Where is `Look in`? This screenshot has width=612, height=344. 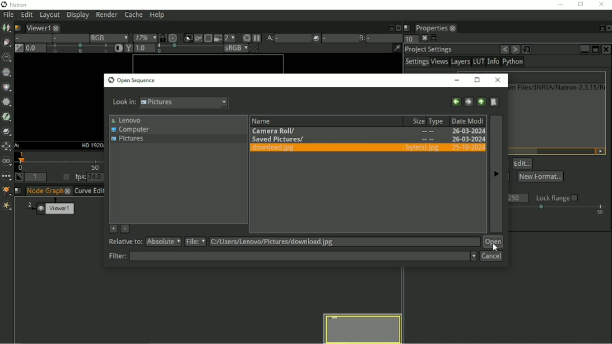
Look in is located at coordinates (170, 103).